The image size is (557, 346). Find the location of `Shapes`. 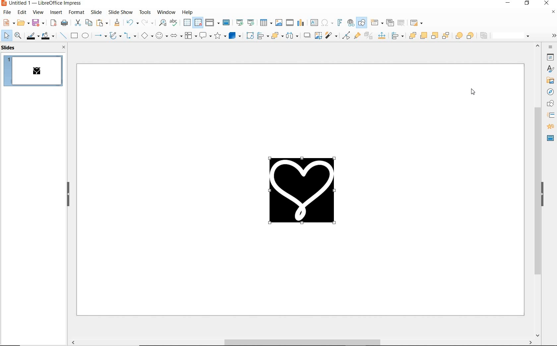

Shapes is located at coordinates (551, 104).